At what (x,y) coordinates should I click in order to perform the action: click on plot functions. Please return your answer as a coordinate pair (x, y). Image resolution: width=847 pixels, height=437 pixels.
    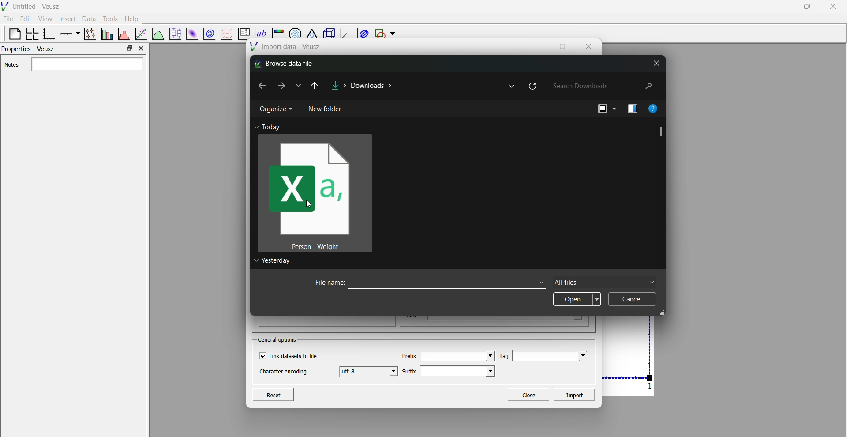
    Looking at the image, I should click on (157, 34).